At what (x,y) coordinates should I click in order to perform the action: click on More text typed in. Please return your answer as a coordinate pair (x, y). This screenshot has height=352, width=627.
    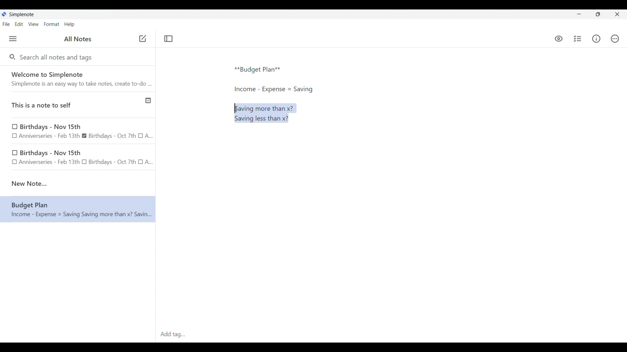
    Looking at the image, I should click on (273, 89).